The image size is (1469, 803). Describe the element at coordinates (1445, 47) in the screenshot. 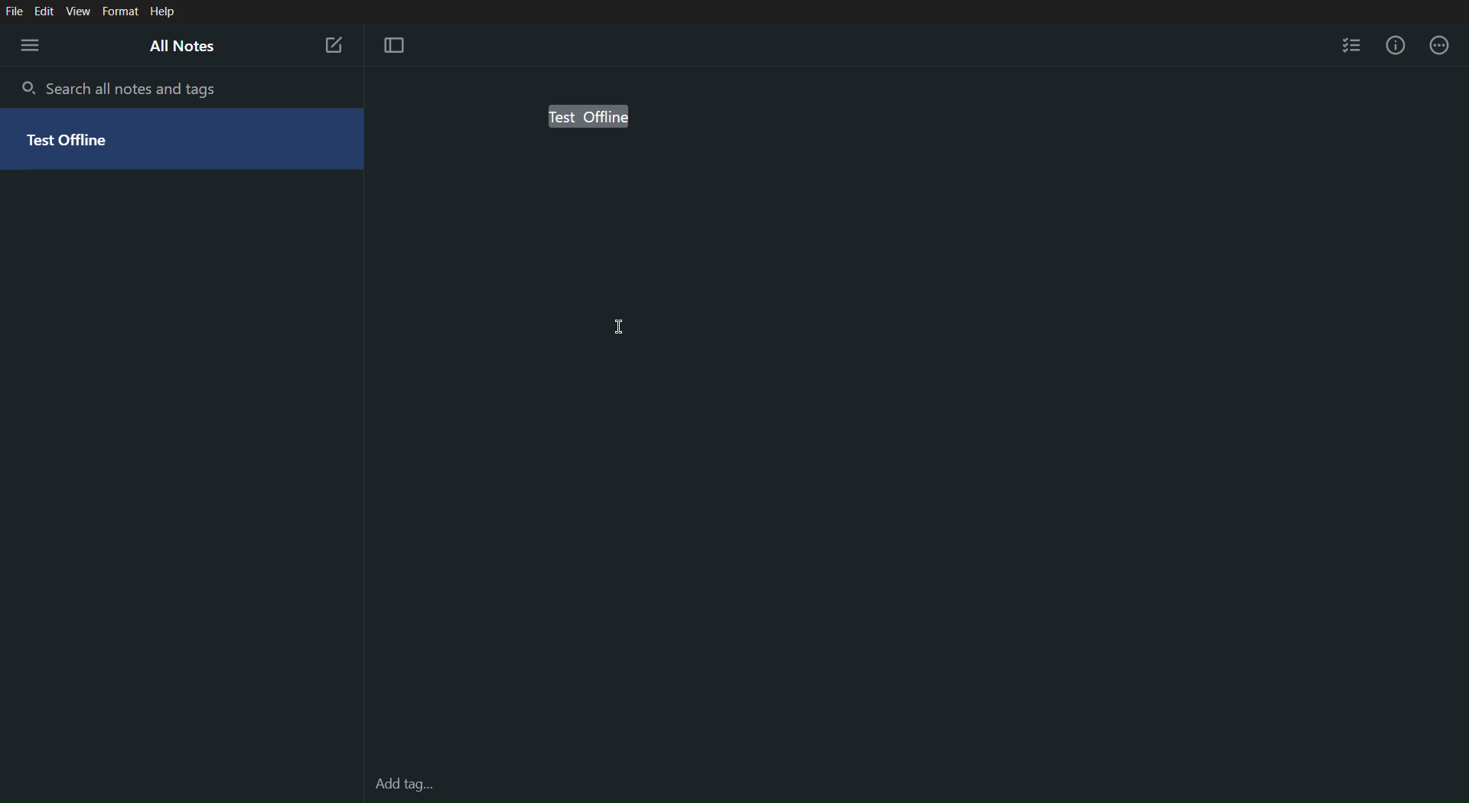

I see `More` at that location.